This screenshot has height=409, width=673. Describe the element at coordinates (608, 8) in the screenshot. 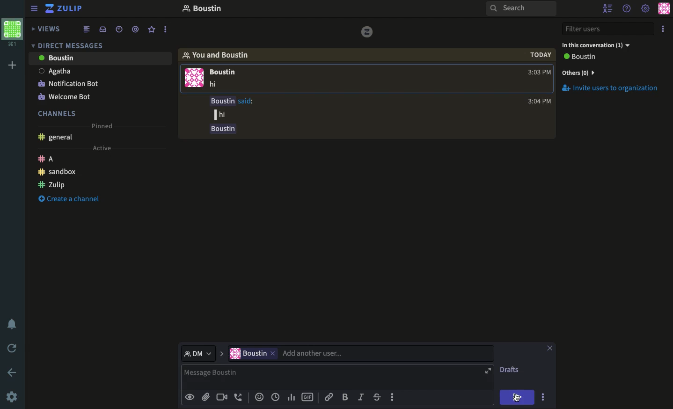

I see `Hide users list` at that location.